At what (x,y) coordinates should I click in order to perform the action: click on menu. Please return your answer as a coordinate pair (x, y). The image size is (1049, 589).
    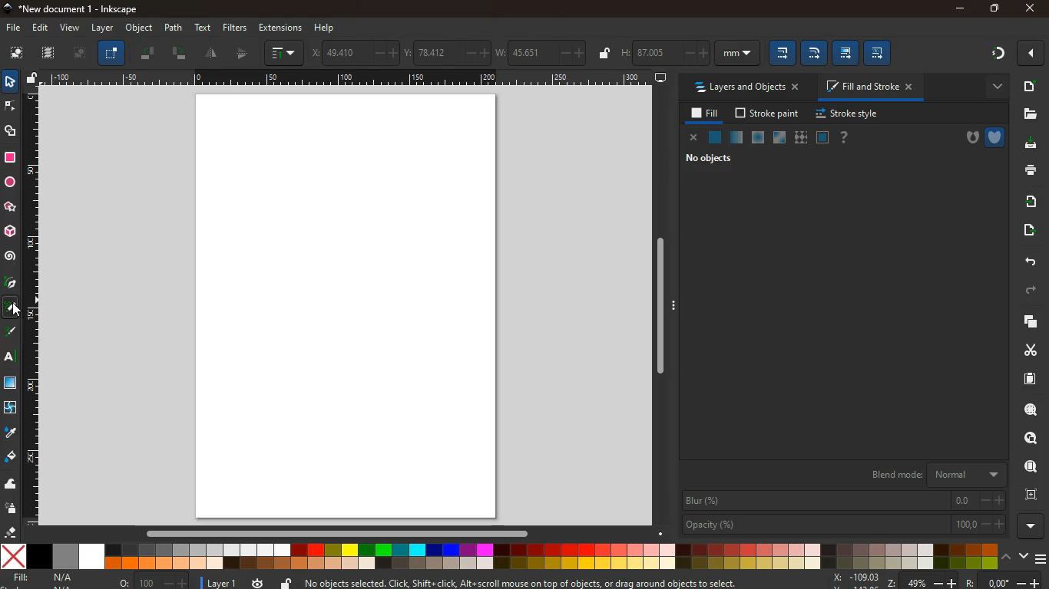
    Looking at the image, I should click on (1042, 559).